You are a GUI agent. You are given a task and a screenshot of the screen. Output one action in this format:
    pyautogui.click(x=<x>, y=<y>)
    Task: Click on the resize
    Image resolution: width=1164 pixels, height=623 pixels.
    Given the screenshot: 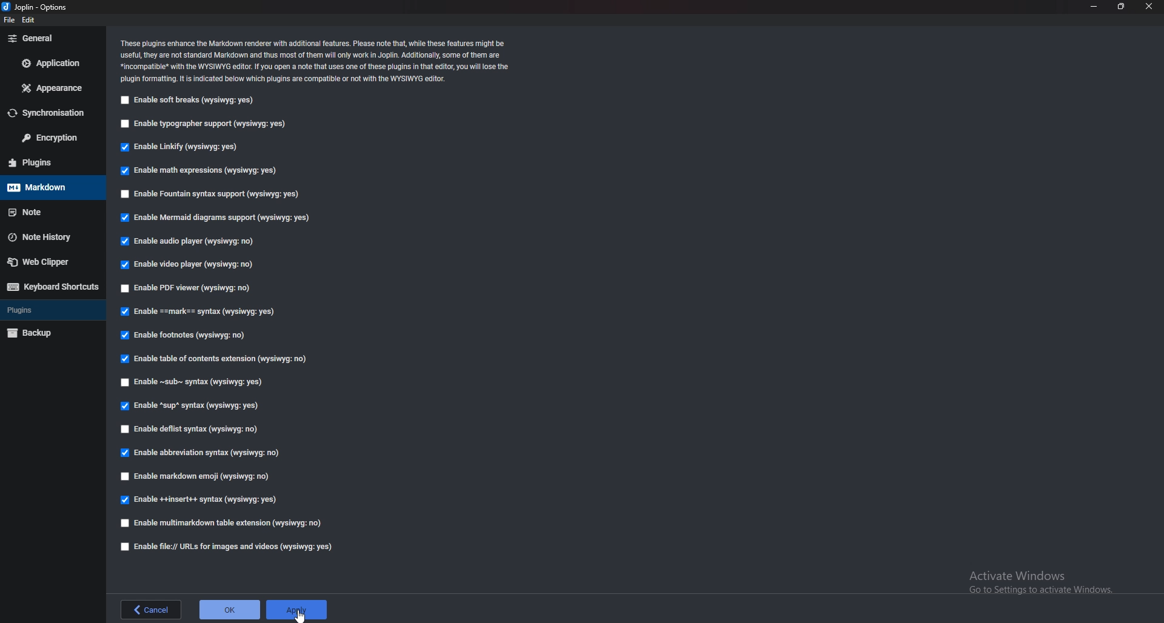 What is the action you would take?
    pyautogui.click(x=1121, y=7)
    